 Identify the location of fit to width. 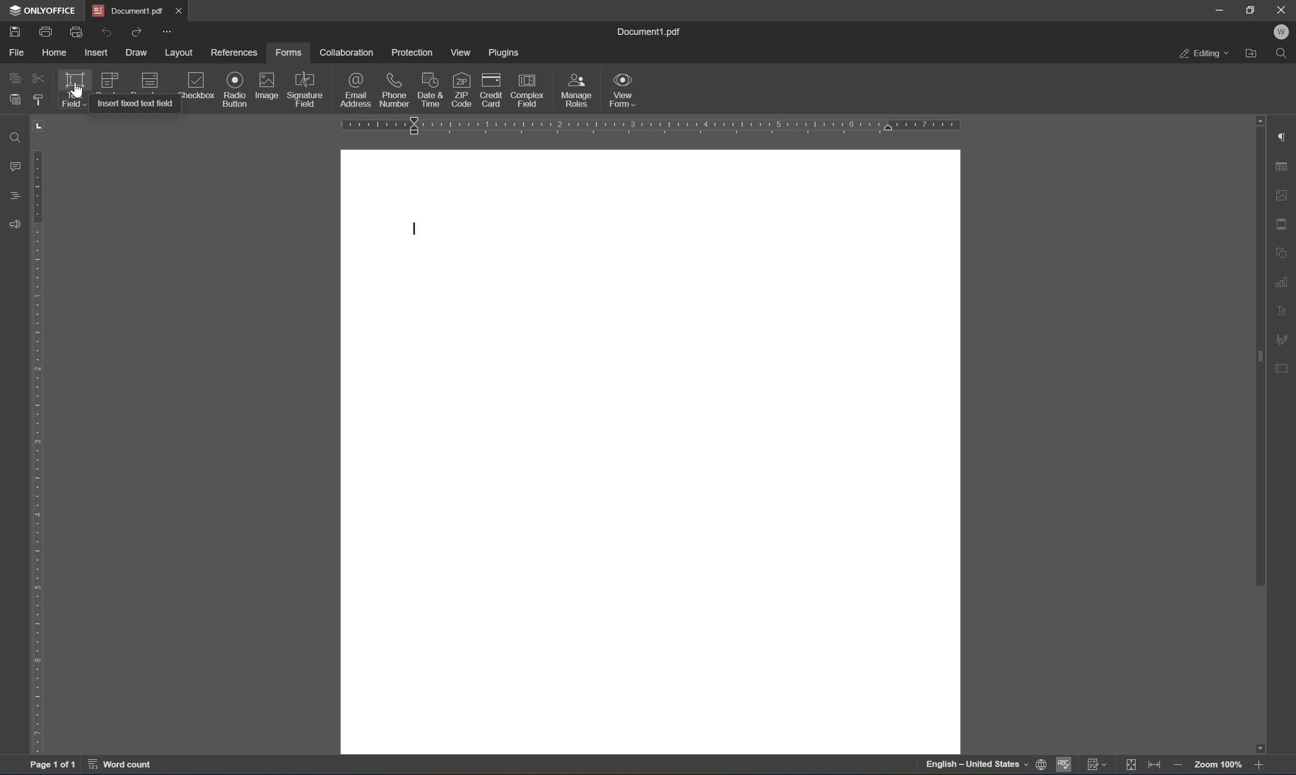
(1156, 768).